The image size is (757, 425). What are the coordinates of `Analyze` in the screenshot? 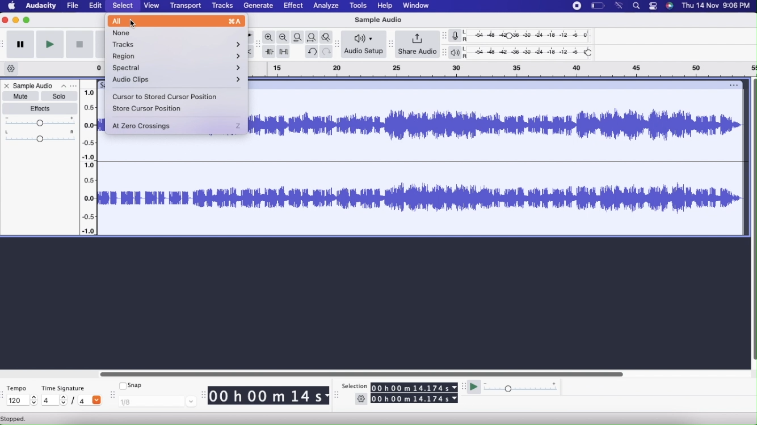 It's located at (327, 6).